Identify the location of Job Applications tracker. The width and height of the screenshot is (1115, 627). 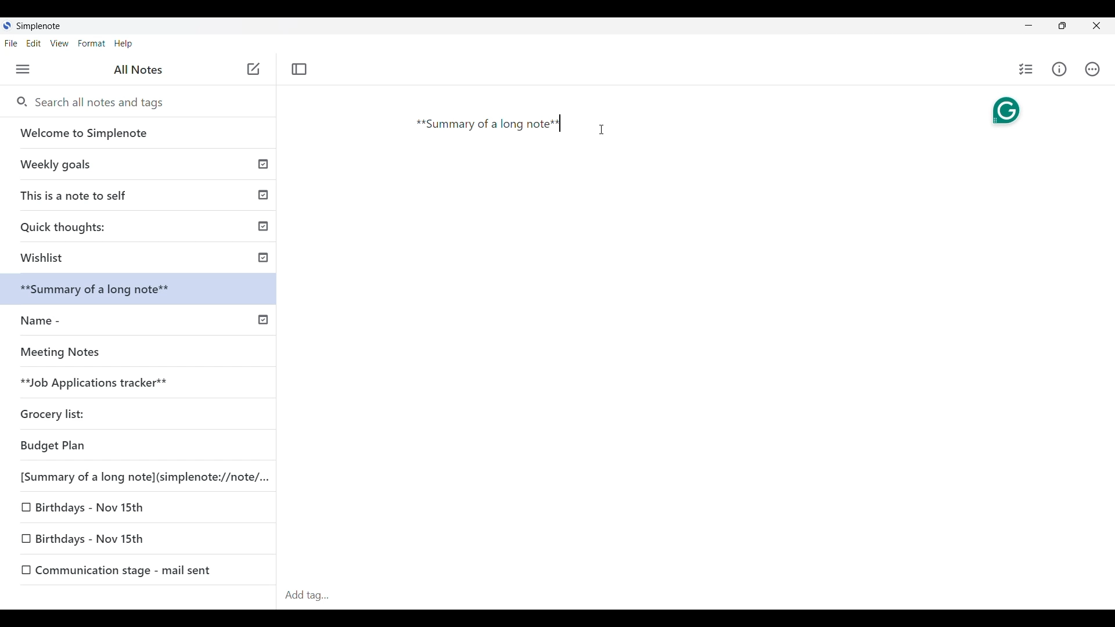
(90, 383).